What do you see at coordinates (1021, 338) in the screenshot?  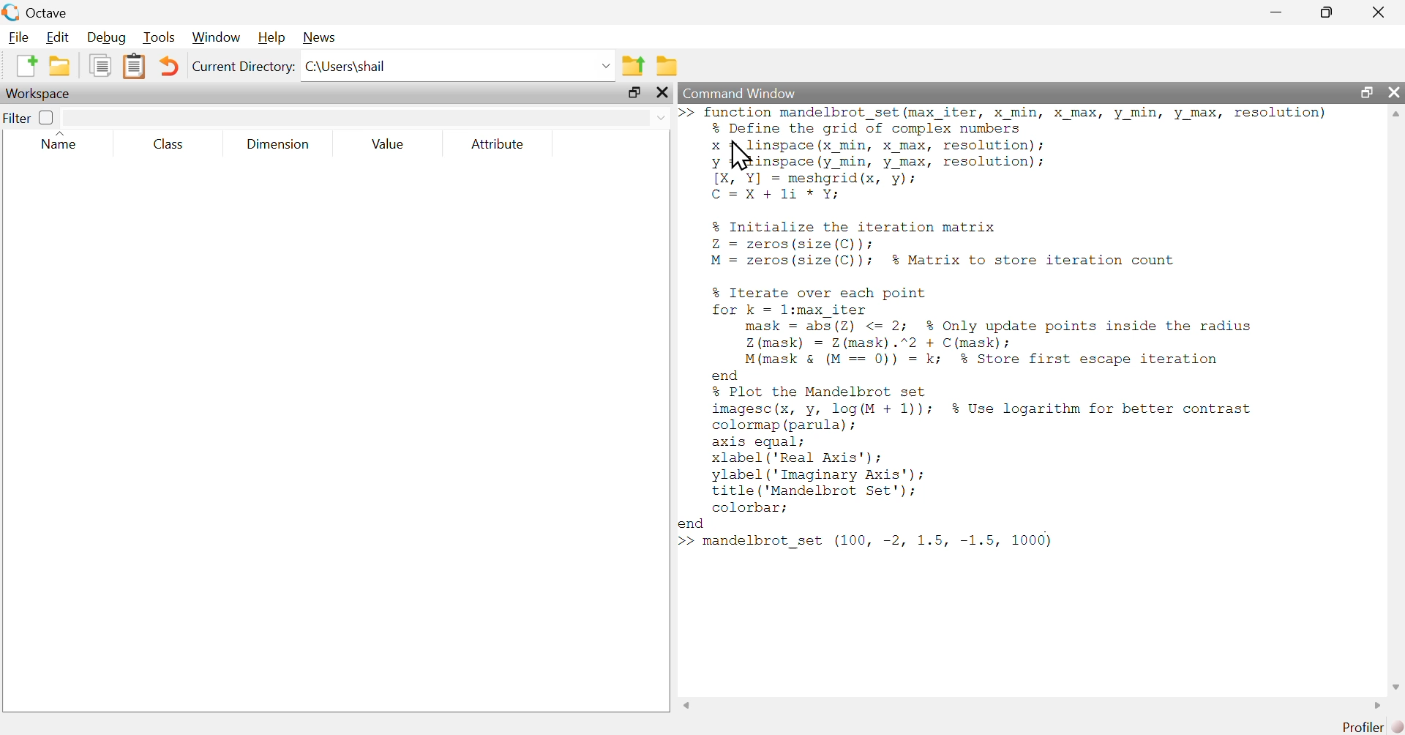 I see `>> function mandelbrot_set (max_1iter, X min, X max, y min, y max, resolution)
% Define the grid of complex numbers
x linspace(x_min, x max, resolution);
y I honace (ymin, y_max, resolution);
[X, Y] = meshgrid(x, y):
C=X+1i *Y;
% Initialize the iteration matrix
Z = zeros (size (C));
M = zeros(size(C)); % Matrix to store iteration count
% Iterate over each point
for k = l:max_iter
mask = abs (2) <= 2; $% Only update points inside the radius
Z (mask) = Z(mask).”2 + C(mask);
M(mask & (M == 0)) = k; % Store first escape iteration
end
% Plot the Mandelbrot set
imagesc(x, y, log(M + 1)); $% Use logarithm for better contrast
colormap (parula) ;
axis equal;
xlabel ("Real Axis");
ylabel ('Imaginary Axis');
title ('Mandelbrot Set'):
colorbar;
end .
>> mandelbrot_set (100, -2, 1.5, -1.5, 1000)` at bounding box center [1021, 338].